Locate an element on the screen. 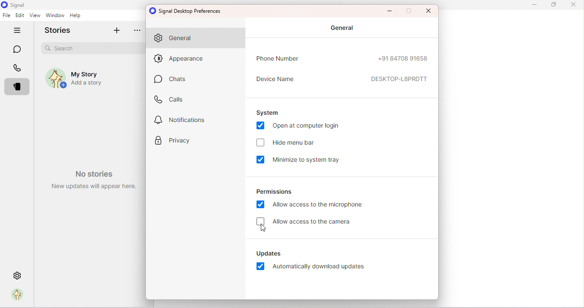 The width and height of the screenshot is (584, 308). Calls is located at coordinates (168, 100).